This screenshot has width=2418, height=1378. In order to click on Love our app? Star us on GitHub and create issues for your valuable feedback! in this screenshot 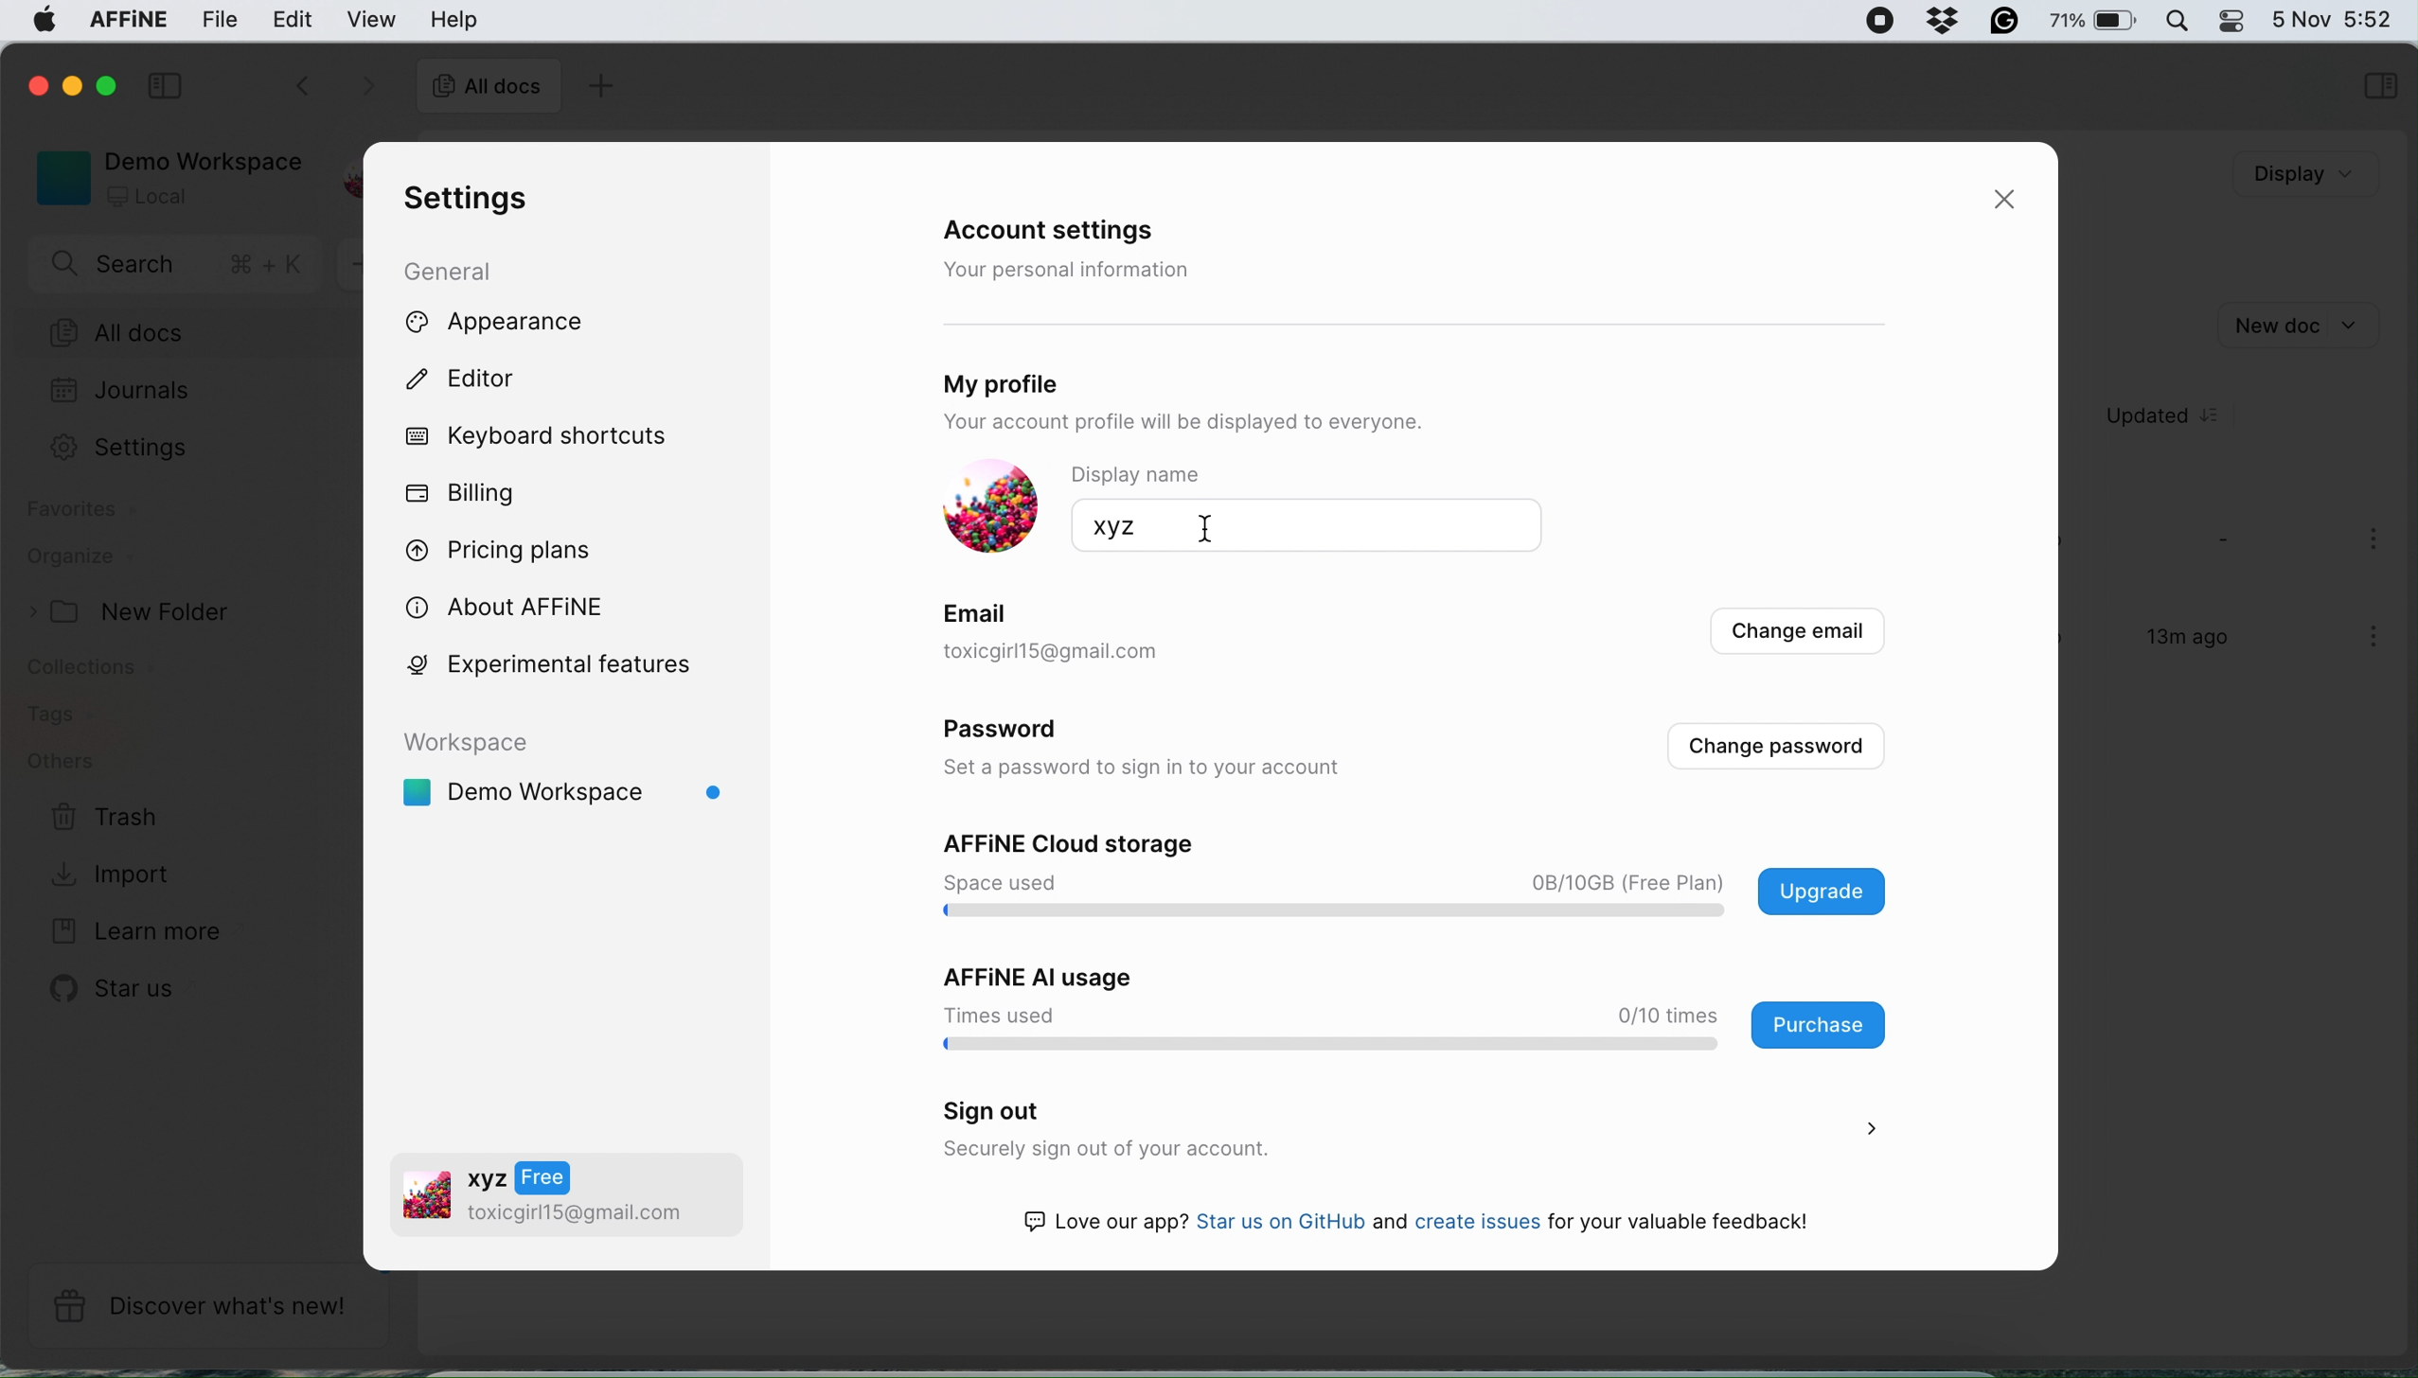, I will do `click(1434, 1225)`.